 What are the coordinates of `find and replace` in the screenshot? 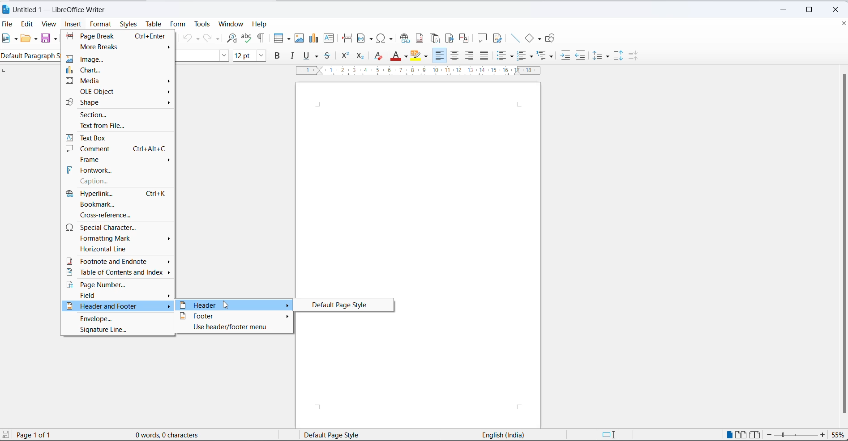 It's located at (232, 37).